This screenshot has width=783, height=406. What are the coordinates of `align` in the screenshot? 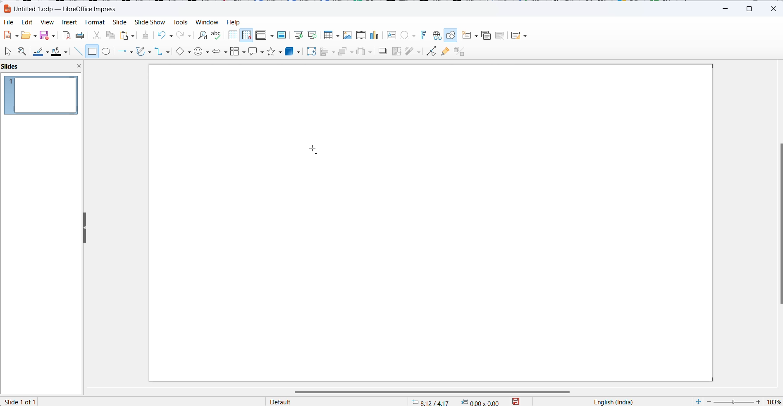 It's located at (328, 52).